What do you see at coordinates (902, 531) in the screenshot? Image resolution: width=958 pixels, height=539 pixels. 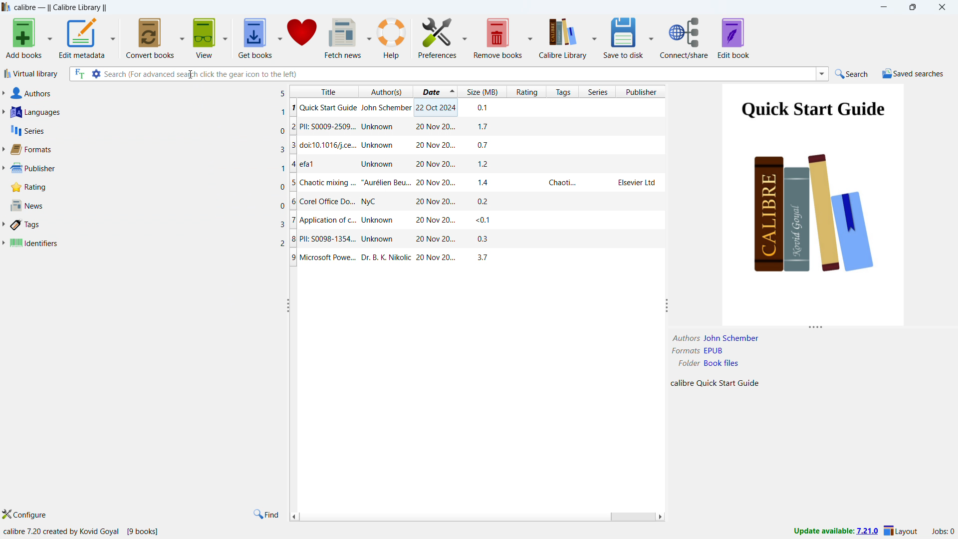 I see `layout` at bounding box center [902, 531].